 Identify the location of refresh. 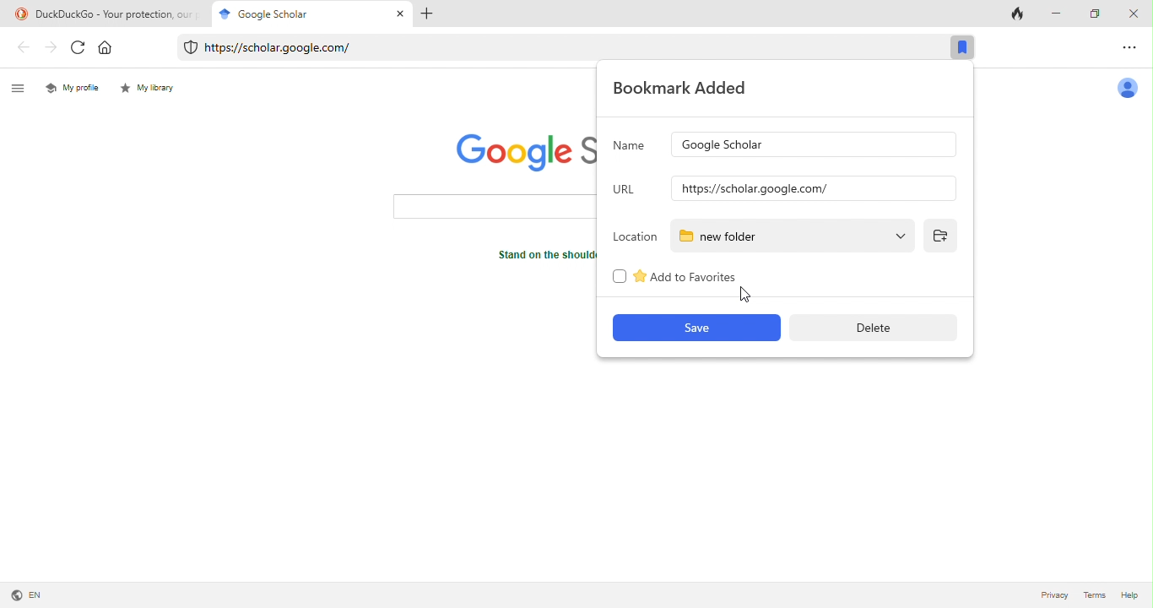
(79, 50).